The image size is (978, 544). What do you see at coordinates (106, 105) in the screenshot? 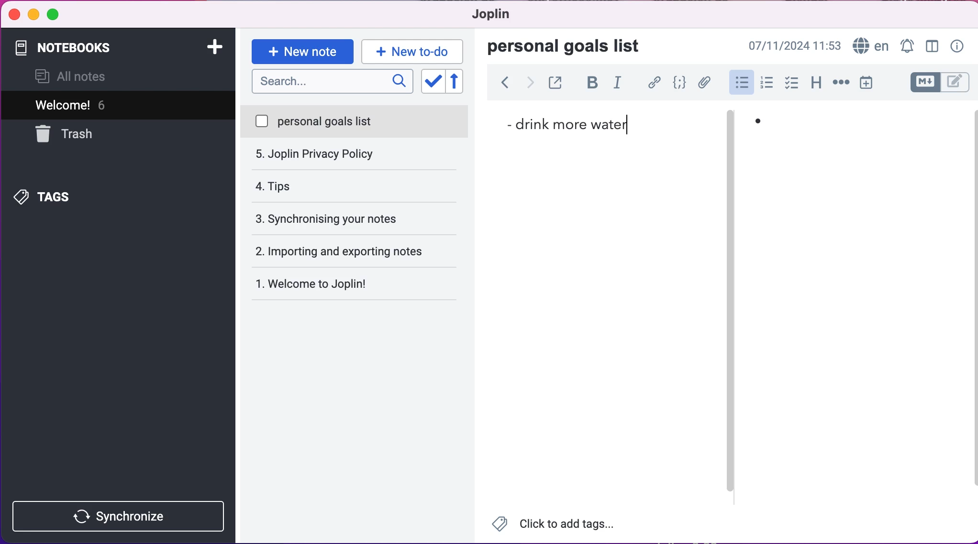
I see `welcome! 5` at bounding box center [106, 105].